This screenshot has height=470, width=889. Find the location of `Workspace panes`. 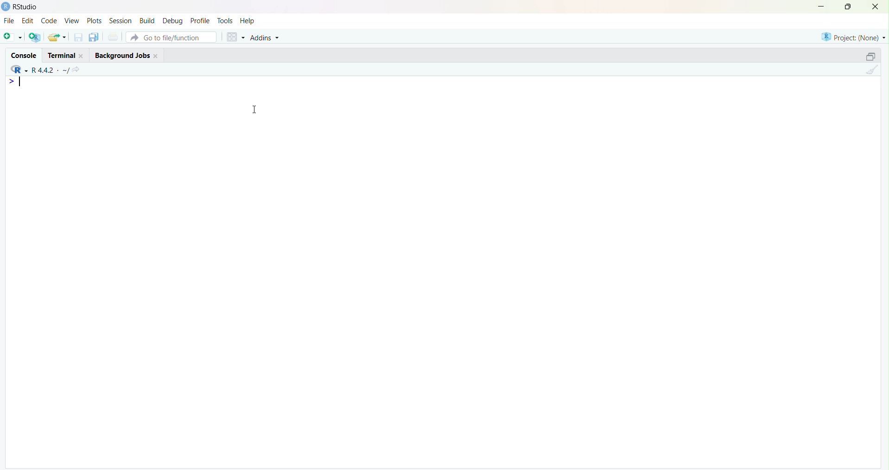

Workspace panes is located at coordinates (234, 36).